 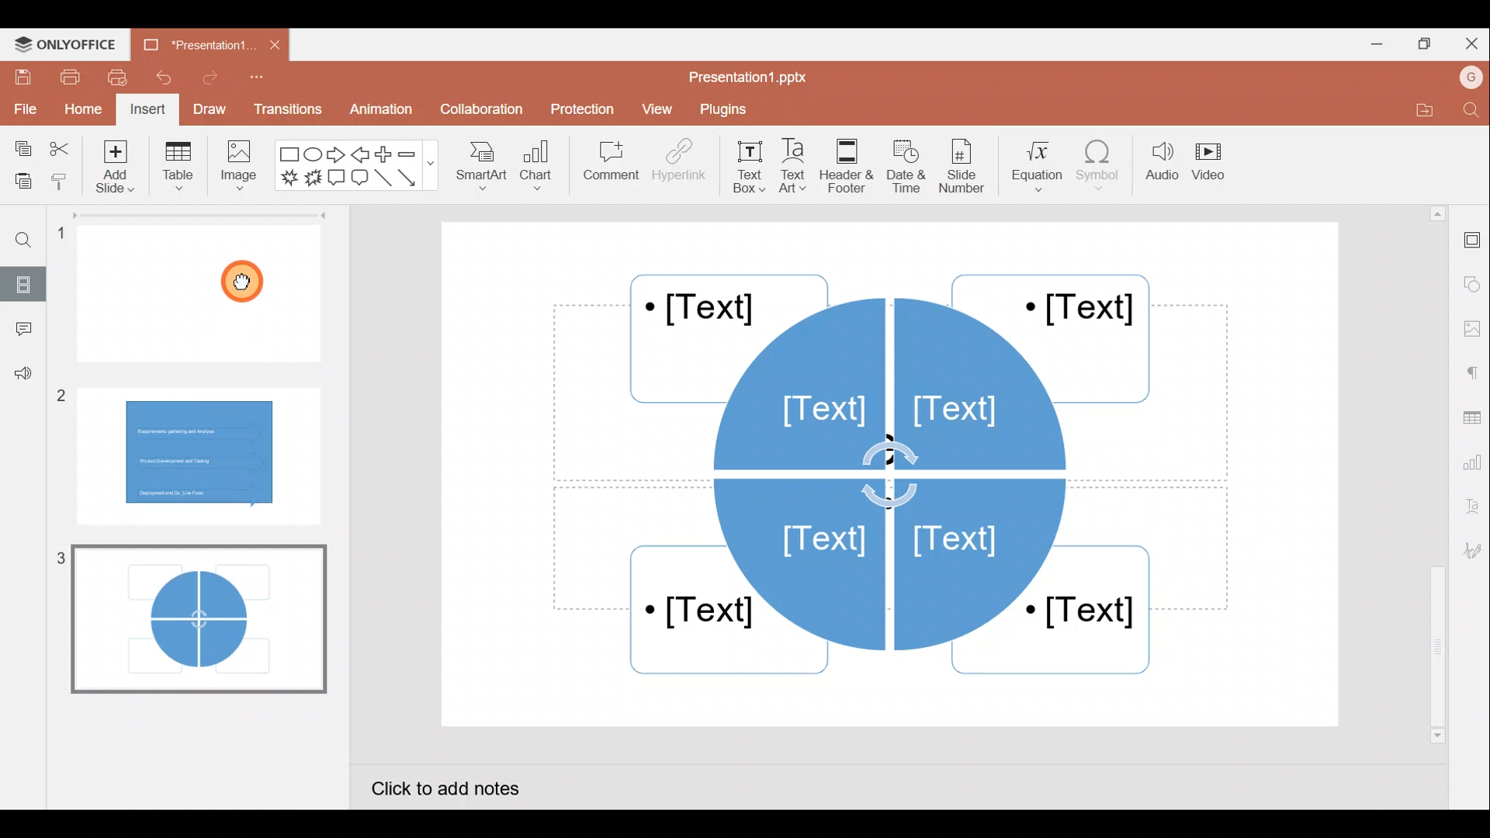 I want to click on Rectangle, so click(x=286, y=154).